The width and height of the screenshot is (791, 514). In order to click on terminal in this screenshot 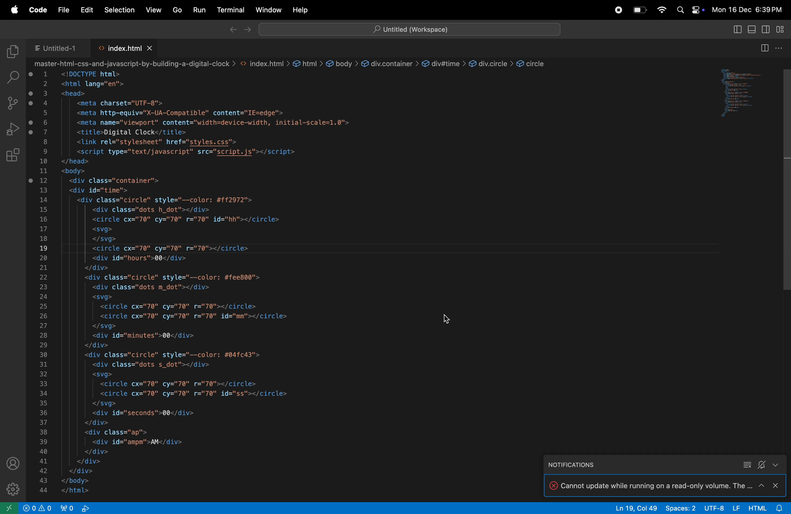, I will do `click(232, 9)`.